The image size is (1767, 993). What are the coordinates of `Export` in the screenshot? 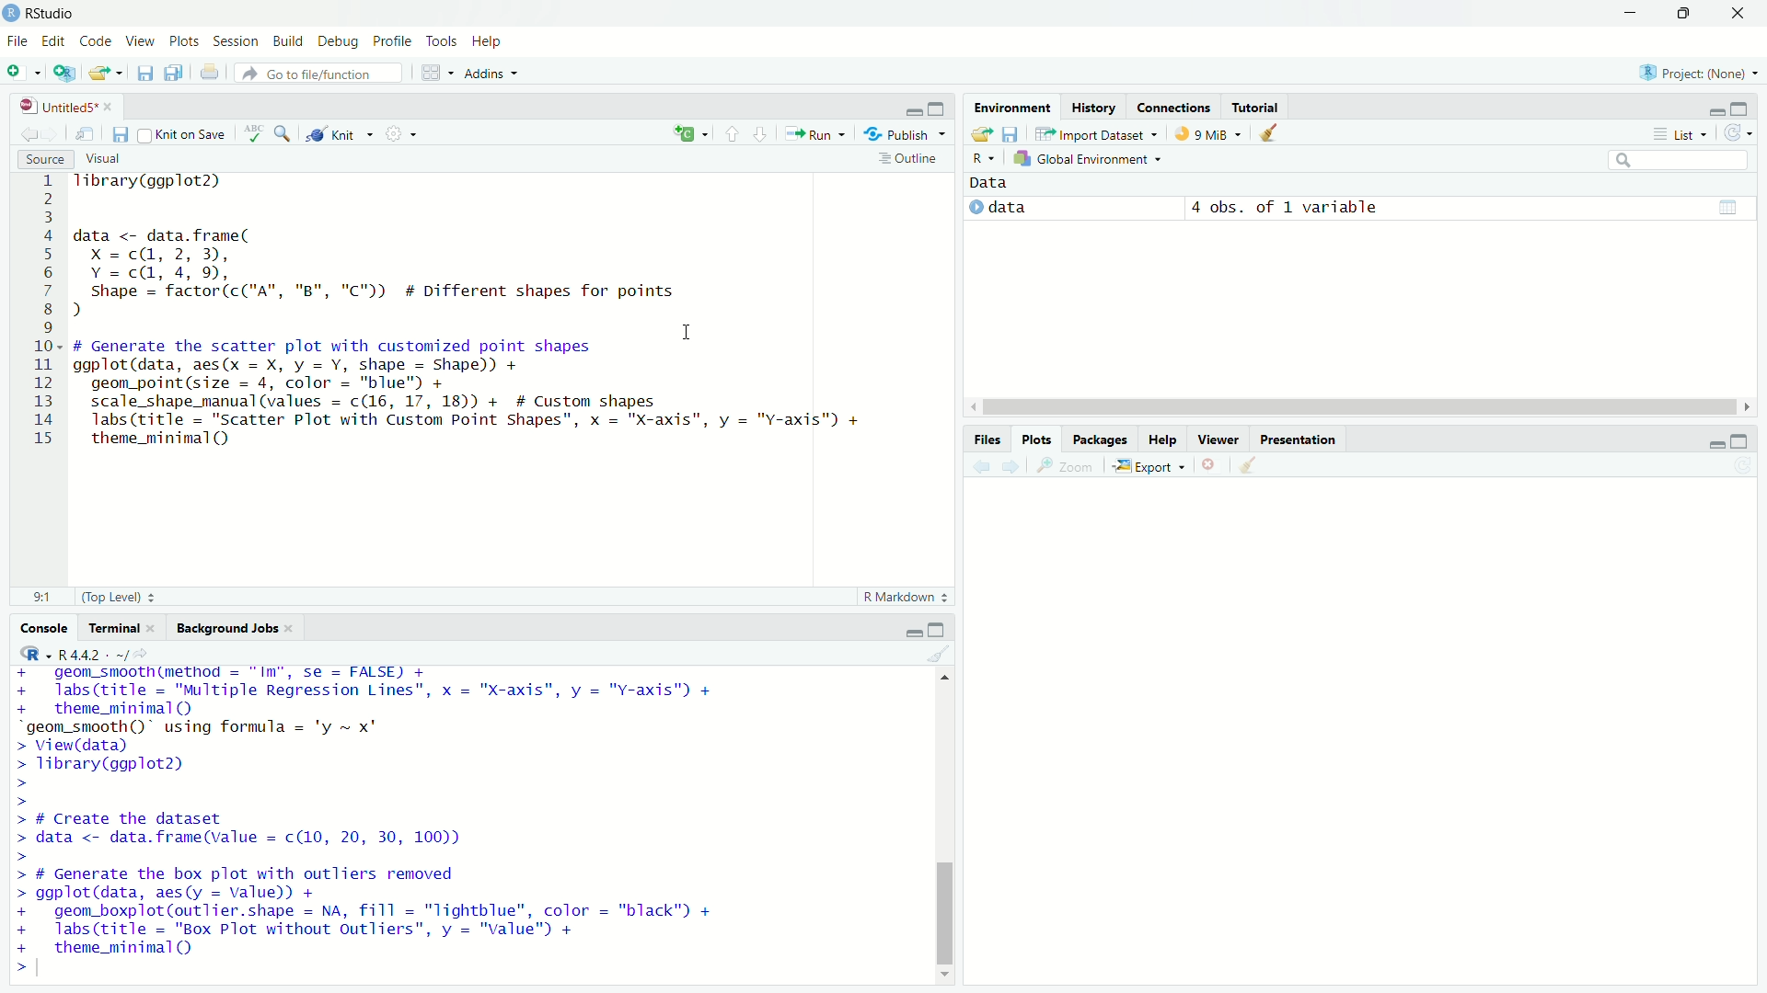 It's located at (1148, 466).